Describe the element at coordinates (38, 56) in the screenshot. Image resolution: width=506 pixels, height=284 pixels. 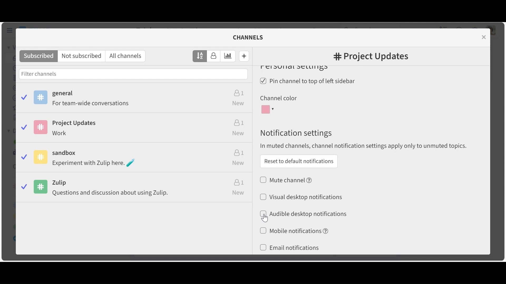
I see `Subscribed channels` at that location.